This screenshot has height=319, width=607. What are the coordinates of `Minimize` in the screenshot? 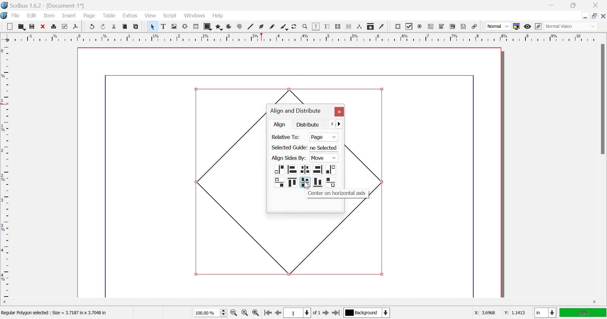 It's located at (585, 16).